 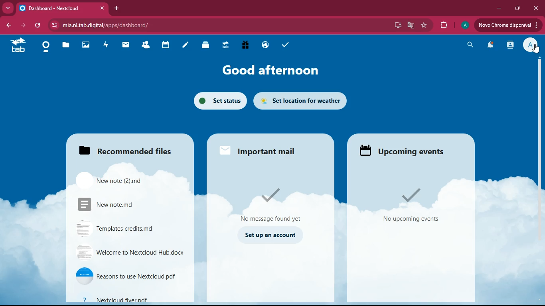 What do you see at coordinates (302, 100) in the screenshot?
I see `set location` at bounding box center [302, 100].